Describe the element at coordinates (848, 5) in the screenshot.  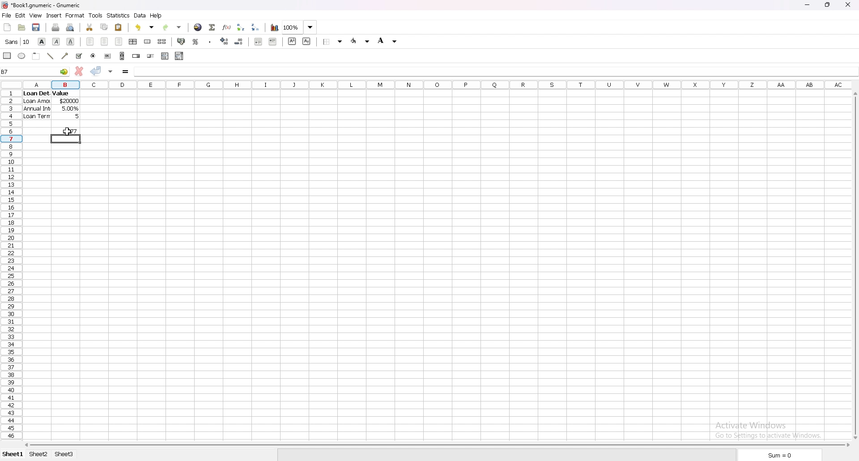
I see `close` at that location.